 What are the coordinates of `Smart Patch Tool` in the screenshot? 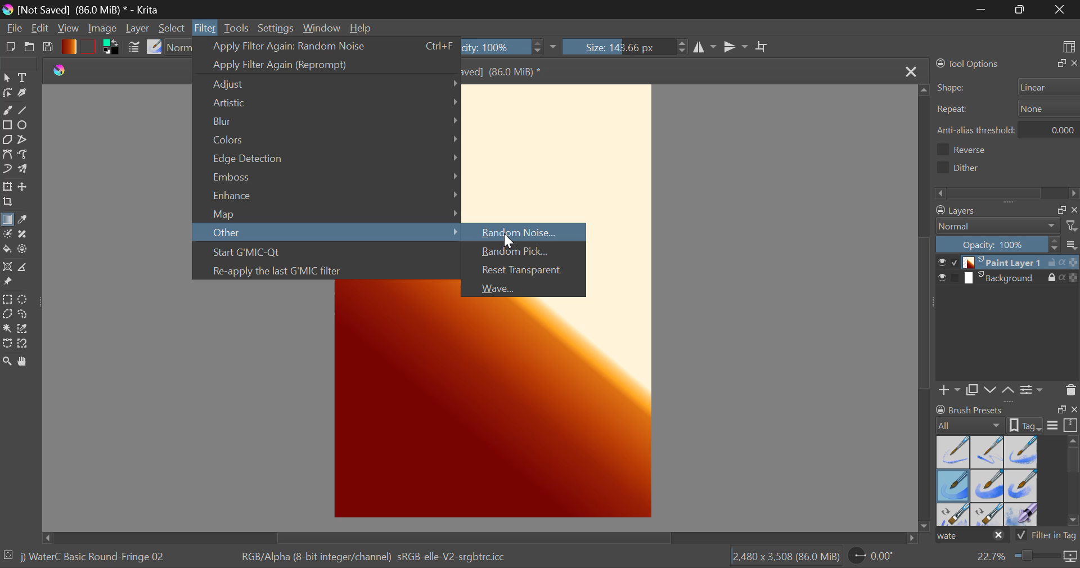 It's located at (27, 234).